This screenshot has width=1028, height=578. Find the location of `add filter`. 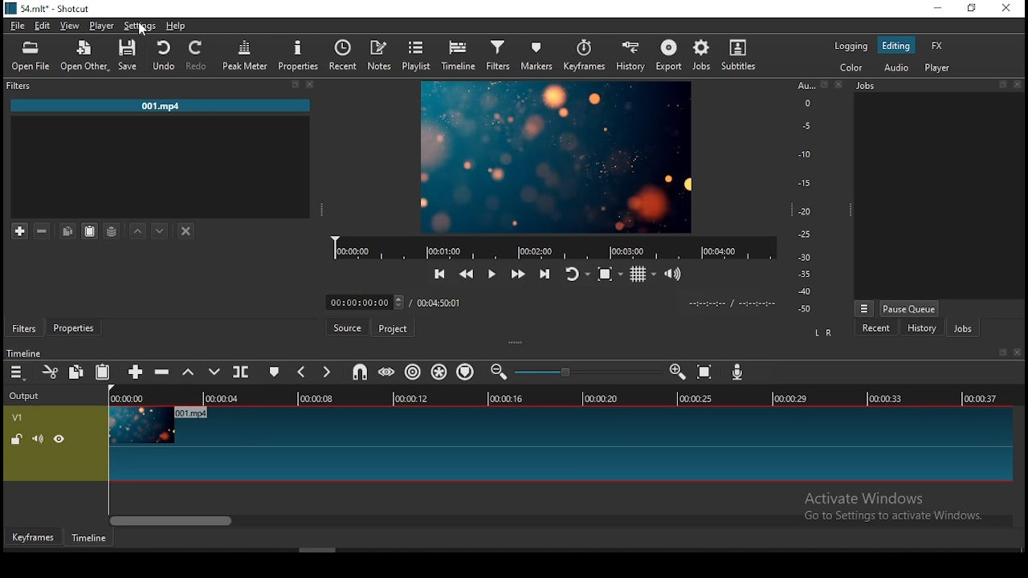

add filter is located at coordinates (20, 232).